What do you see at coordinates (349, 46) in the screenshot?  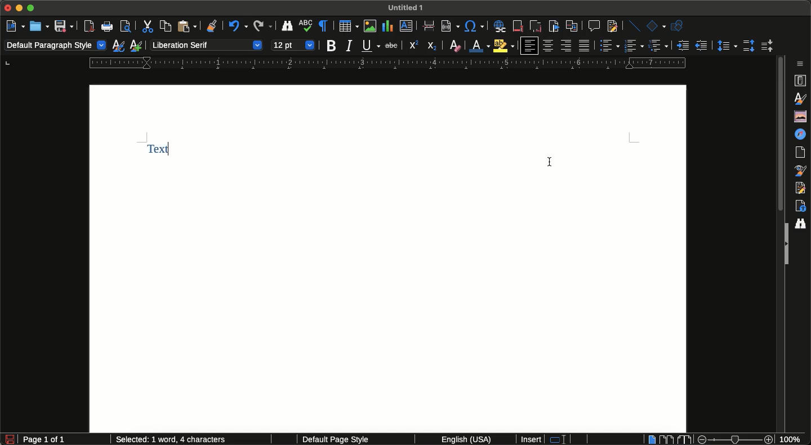 I see `Italics` at bounding box center [349, 46].